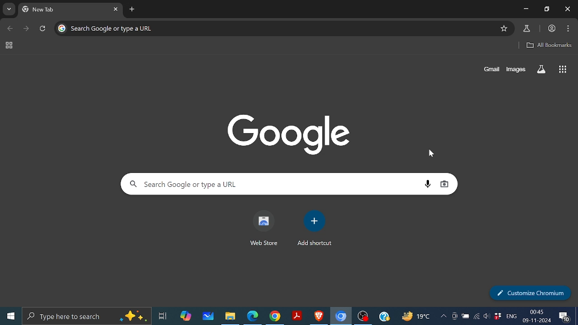 Image resolution: width=578 pixels, height=325 pixels. I want to click on Start, so click(11, 316).